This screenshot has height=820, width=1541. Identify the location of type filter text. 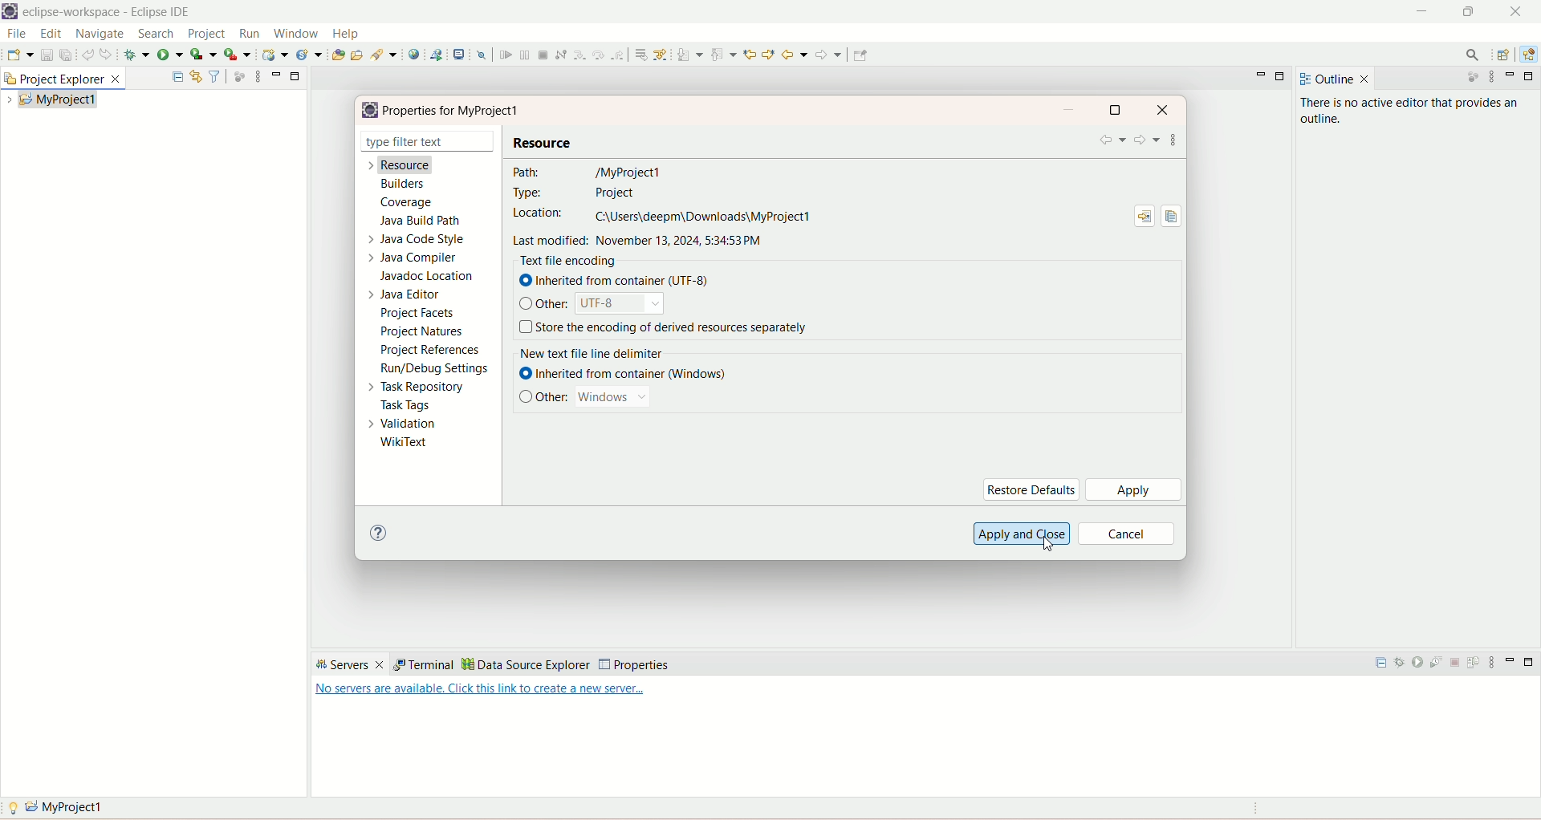
(430, 141).